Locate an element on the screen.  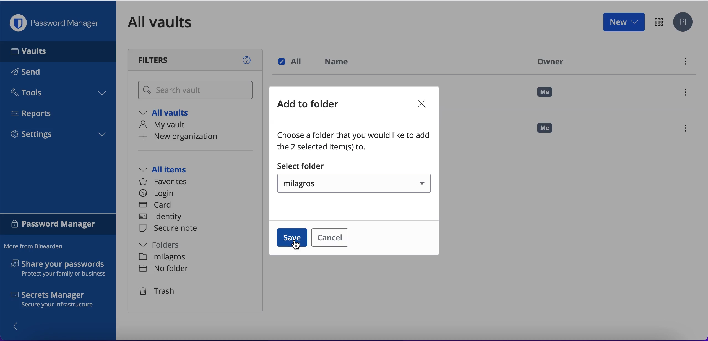
password manager is located at coordinates (659, 22).